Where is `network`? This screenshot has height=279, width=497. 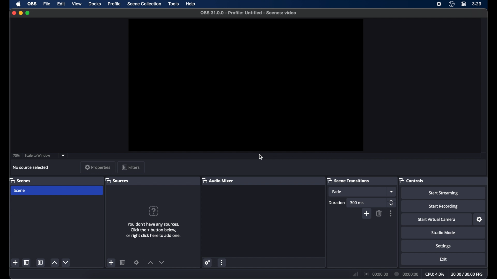 network is located at coordinates (355, 273).